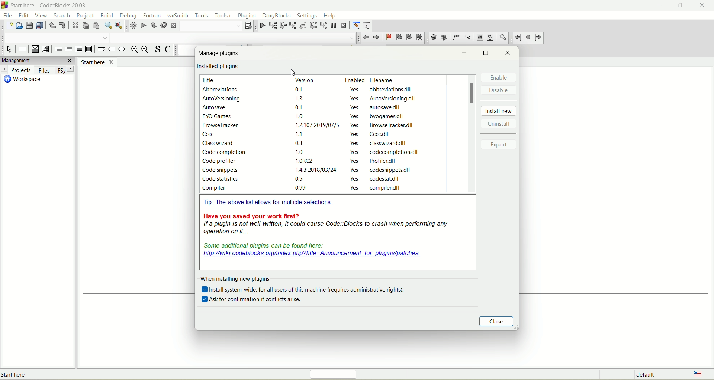 Image resolution: width=714 pixels, height=380 pixels. Describe the element at coordinates (122, 49) in the screenshot. I see `return instruction` at that location.